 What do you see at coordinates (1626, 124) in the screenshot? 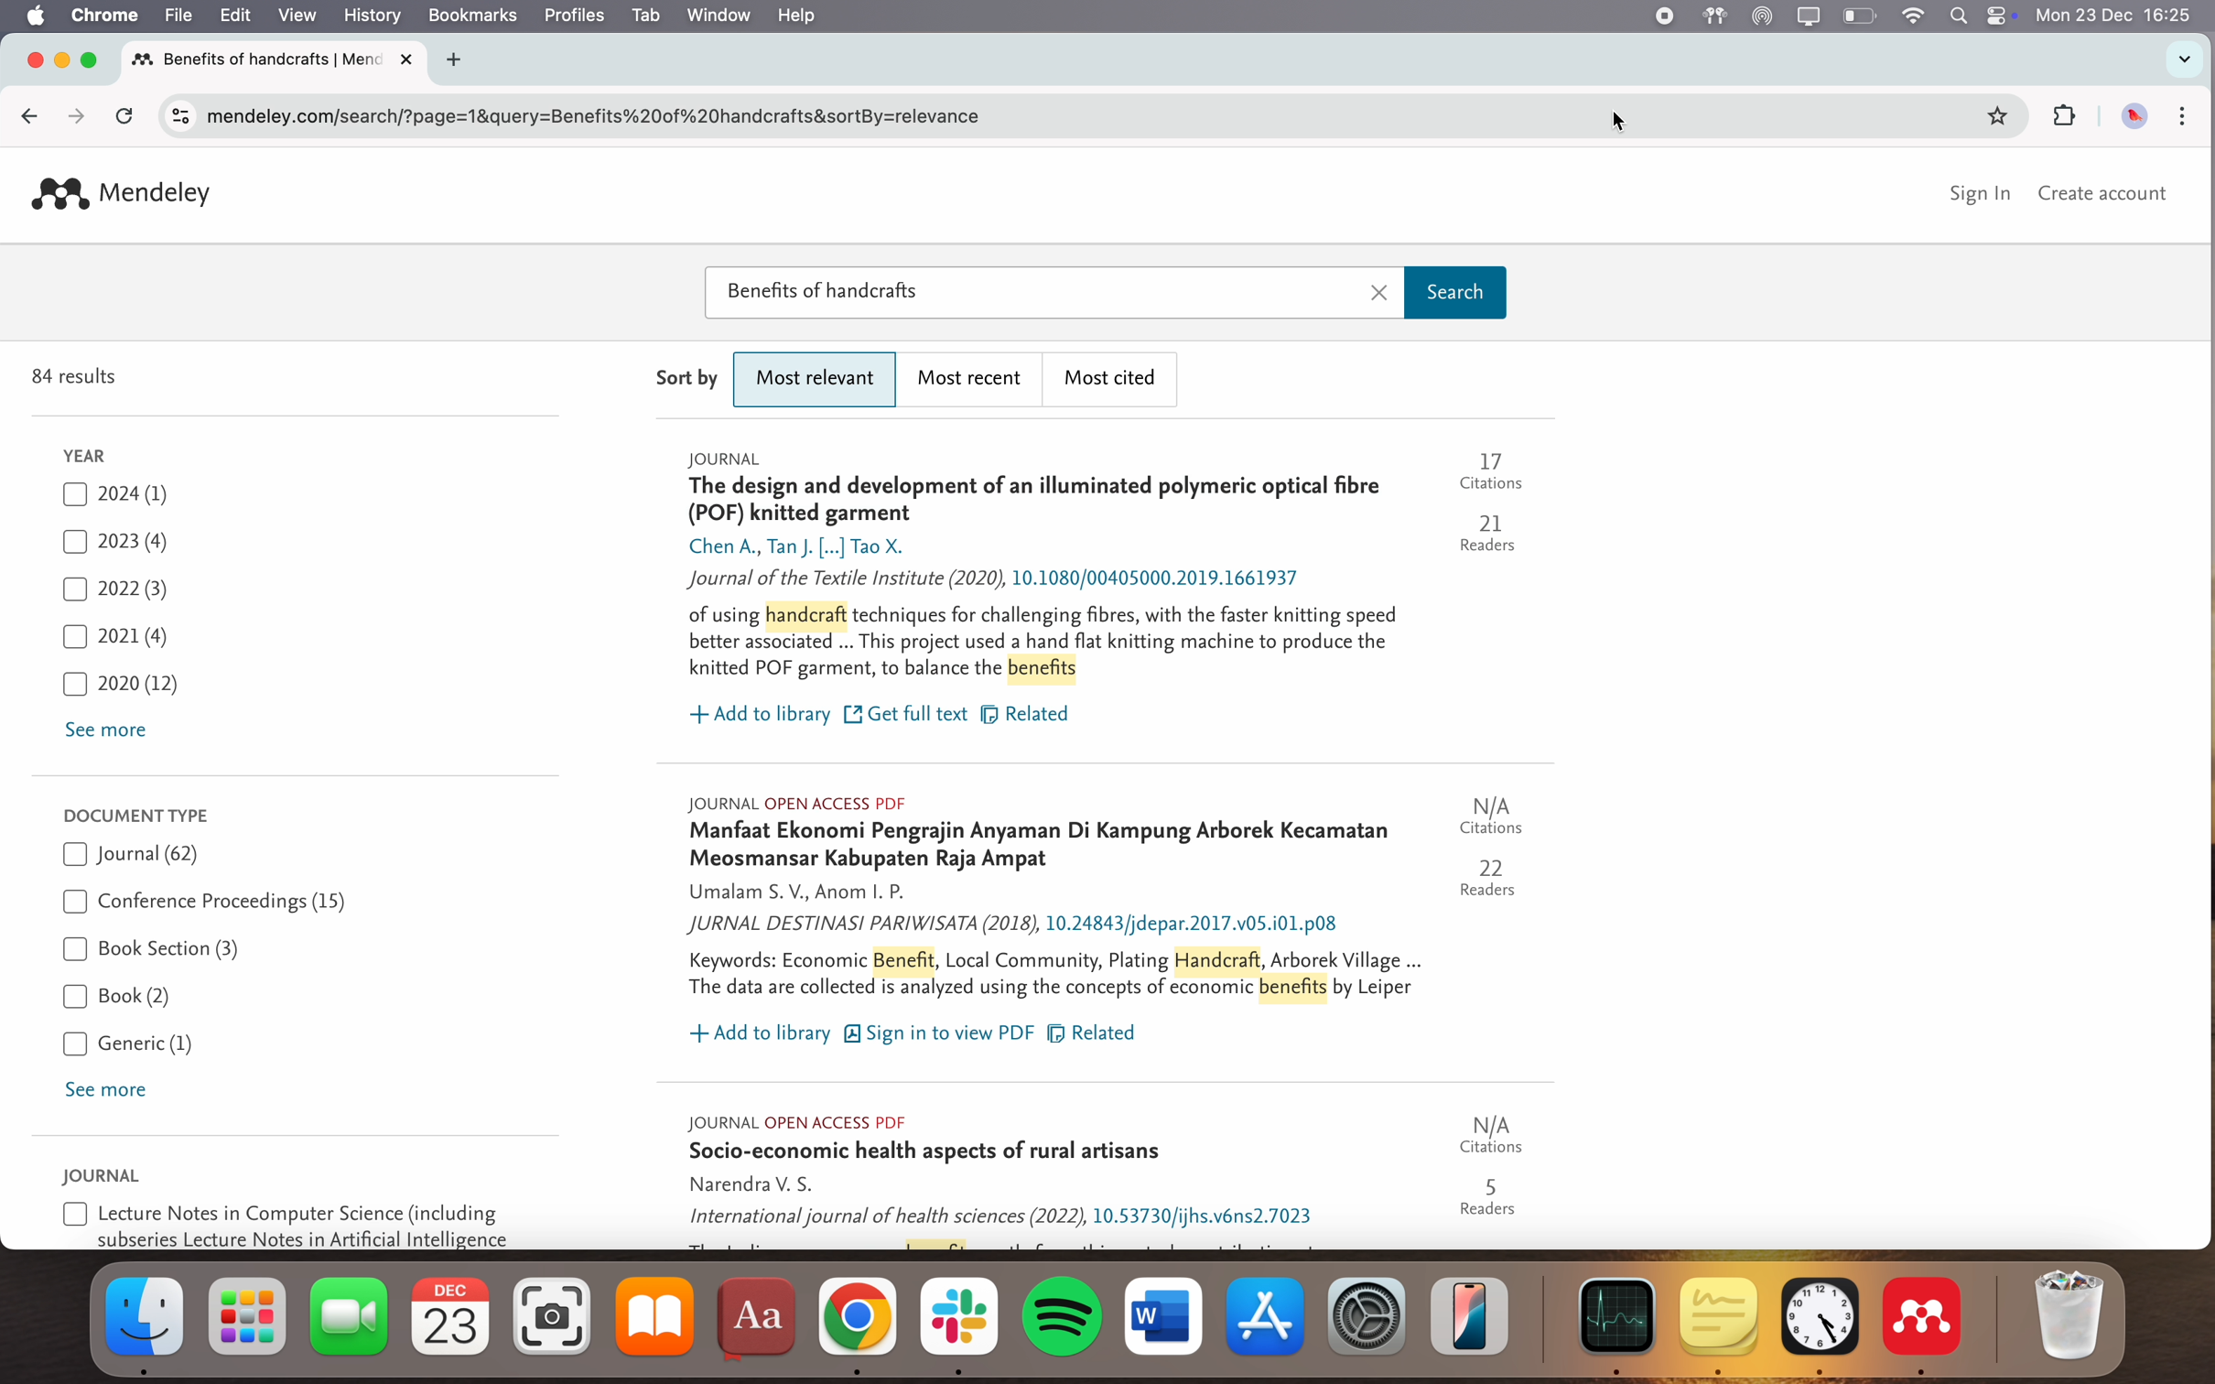
I see `cursor` at bounding box center [1626, 124].